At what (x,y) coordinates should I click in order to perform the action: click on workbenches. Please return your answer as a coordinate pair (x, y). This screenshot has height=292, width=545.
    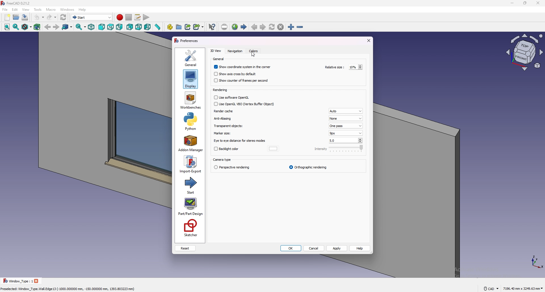
    Looking at the image, I should click on (190, 100).